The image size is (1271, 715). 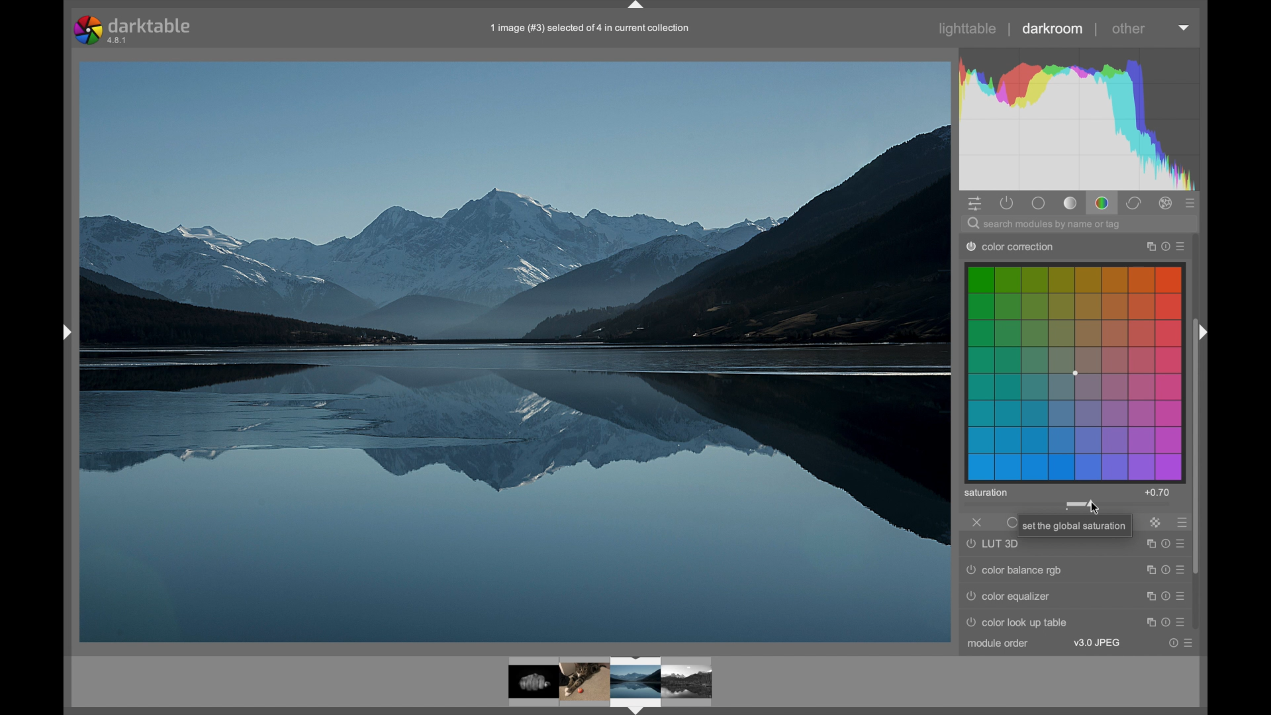 I want to click on slider, so click(x=1080, y=504).